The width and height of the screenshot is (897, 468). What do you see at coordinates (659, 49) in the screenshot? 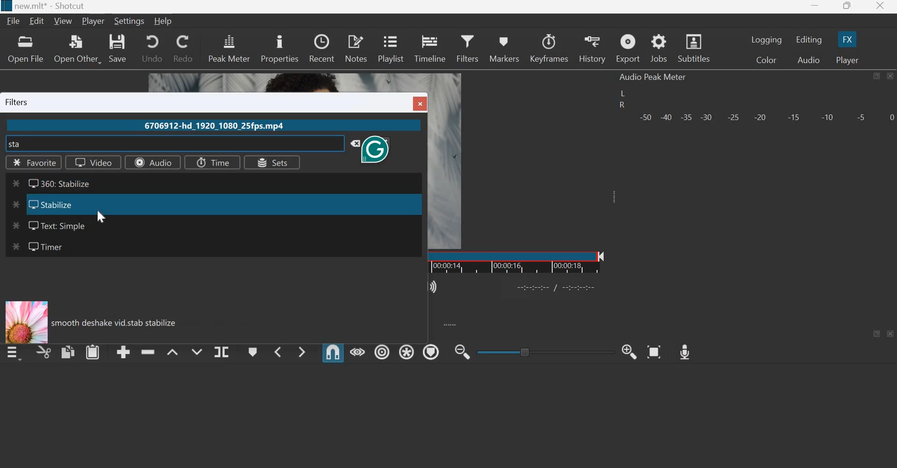
I see `Jobs` at bounding box center [659, 49].